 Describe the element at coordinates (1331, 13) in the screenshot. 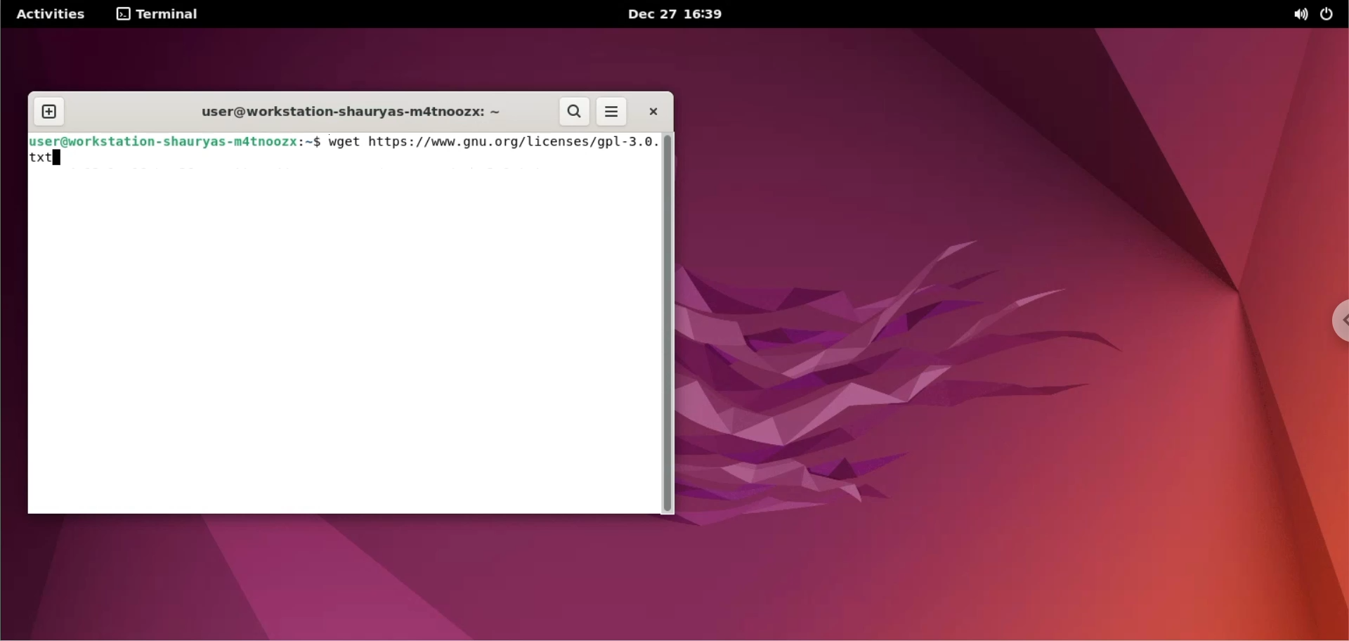

I see `power` at that location.